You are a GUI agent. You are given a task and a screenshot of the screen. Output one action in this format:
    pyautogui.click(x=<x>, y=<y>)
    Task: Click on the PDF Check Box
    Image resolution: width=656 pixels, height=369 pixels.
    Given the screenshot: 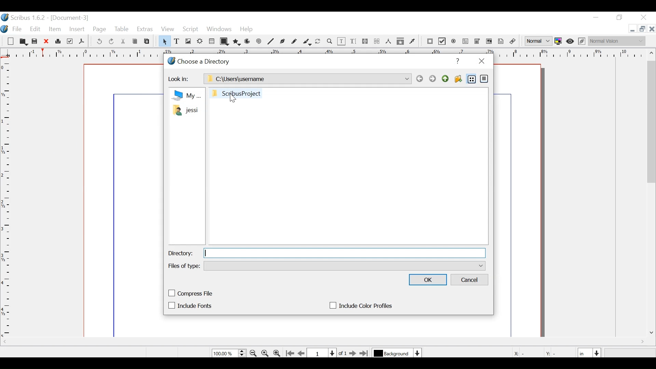 What is the action you would take?
    pyautogui.click(x=442, y=41)
    